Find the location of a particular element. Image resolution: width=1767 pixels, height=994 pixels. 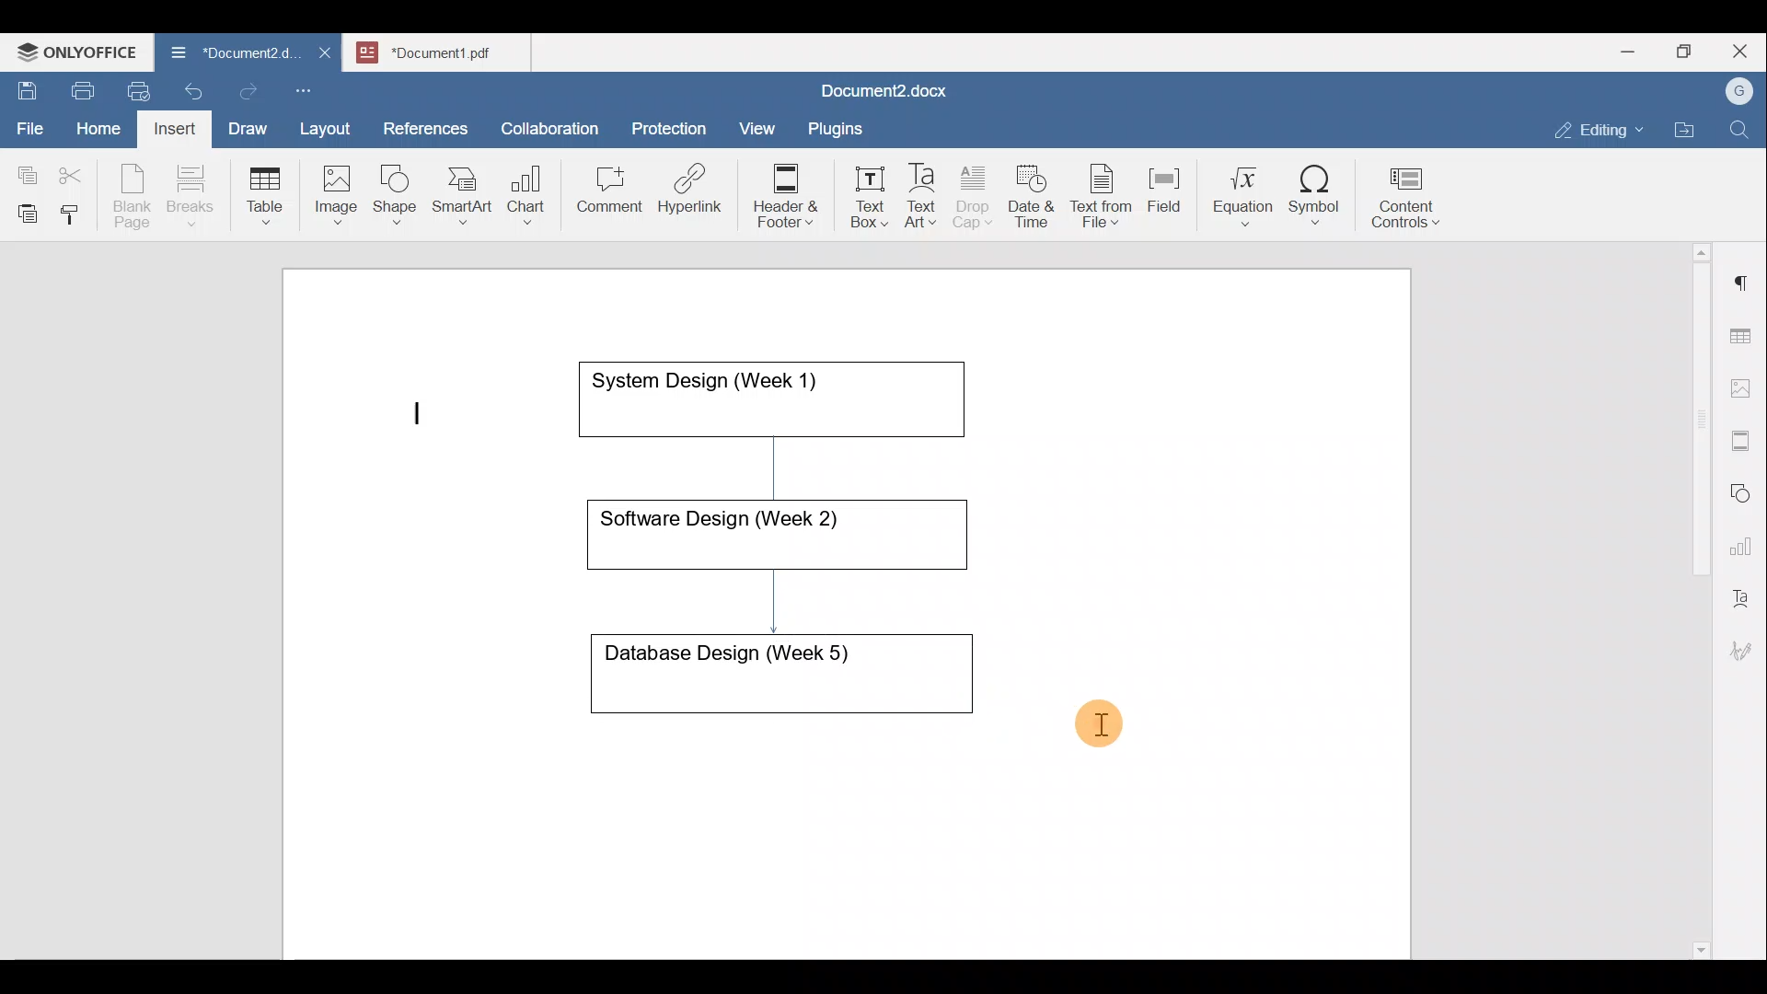

Save is located at coordinates (26, 87).